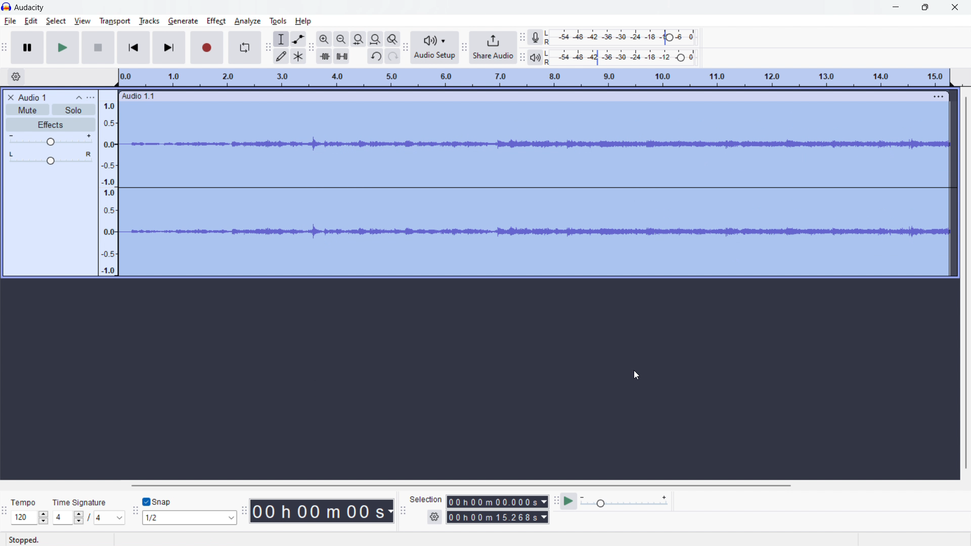 The height and width of the screenshot is (546, 971). I want to click on select, so click(56, 21).